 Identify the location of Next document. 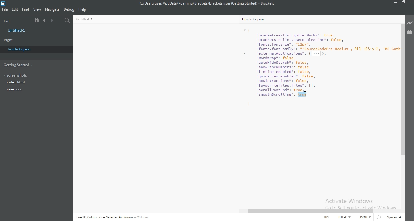
(52, 21).